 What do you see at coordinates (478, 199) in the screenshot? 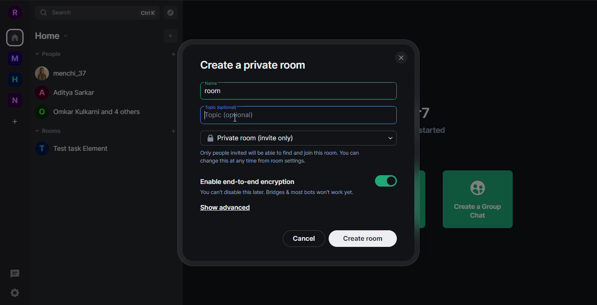
I see `create a group chat` at bounding box center [478, 199].